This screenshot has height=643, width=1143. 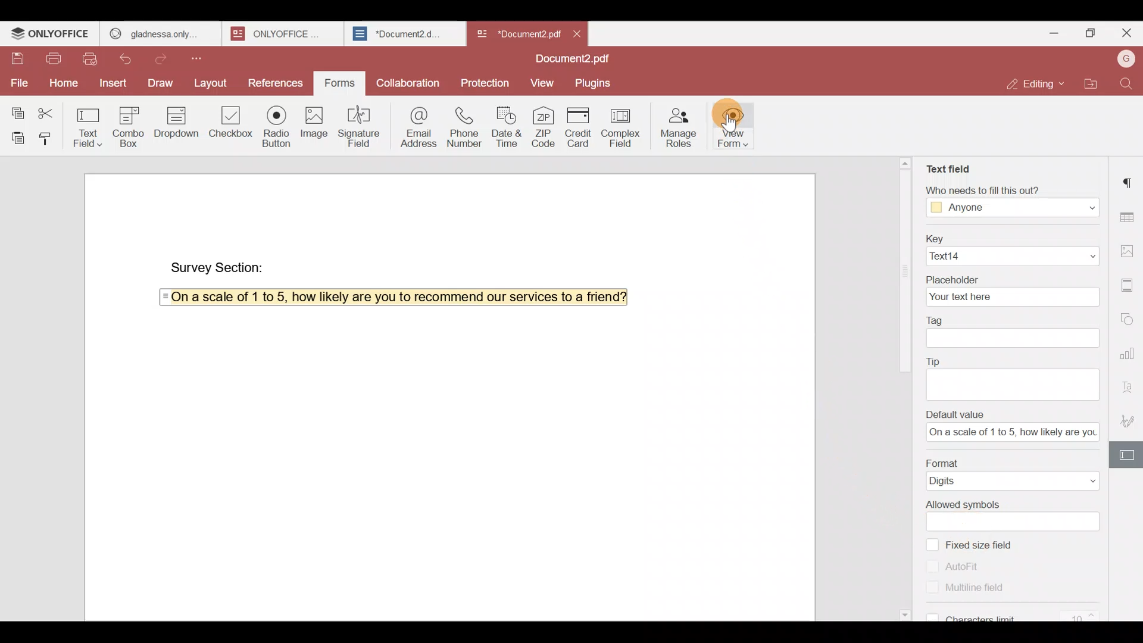 I want to click on Form settings, so click(x=1128, y=455).